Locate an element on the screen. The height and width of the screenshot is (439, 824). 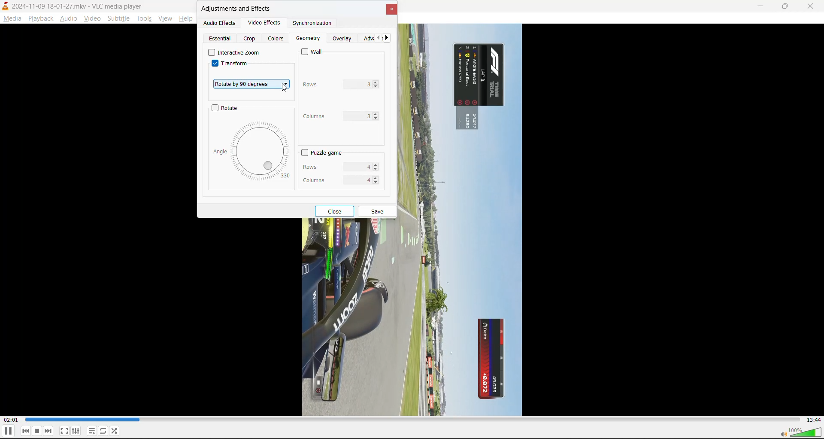
rows is located at coordinates (332, 165).